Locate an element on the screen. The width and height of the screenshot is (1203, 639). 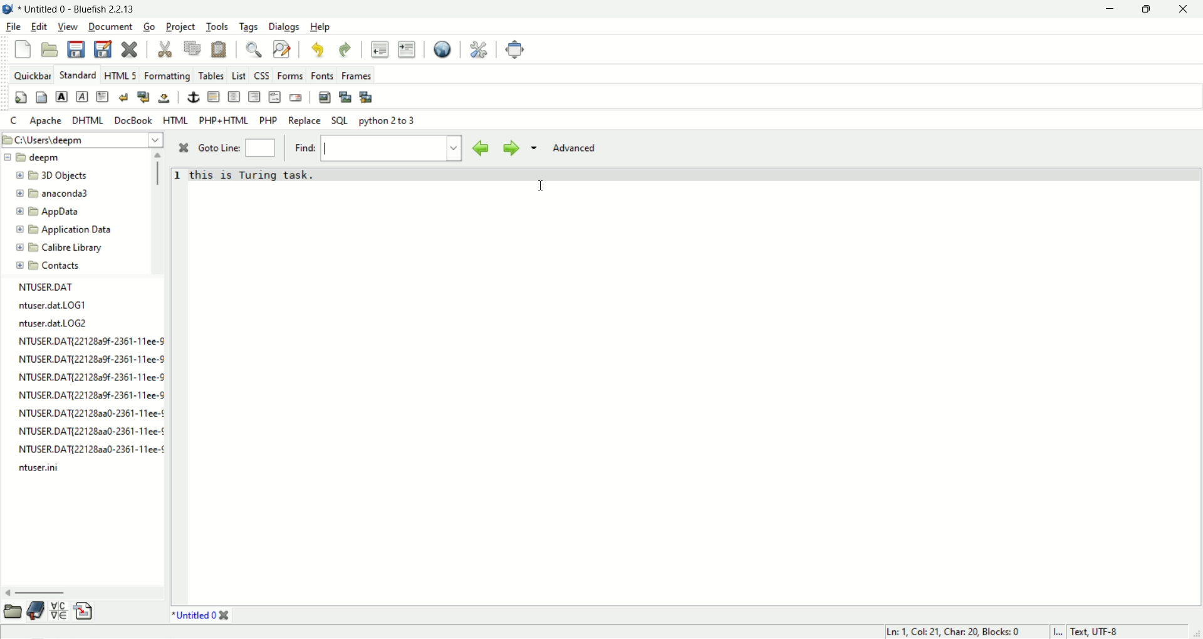
maximize is located at coordinates (1149, 11).